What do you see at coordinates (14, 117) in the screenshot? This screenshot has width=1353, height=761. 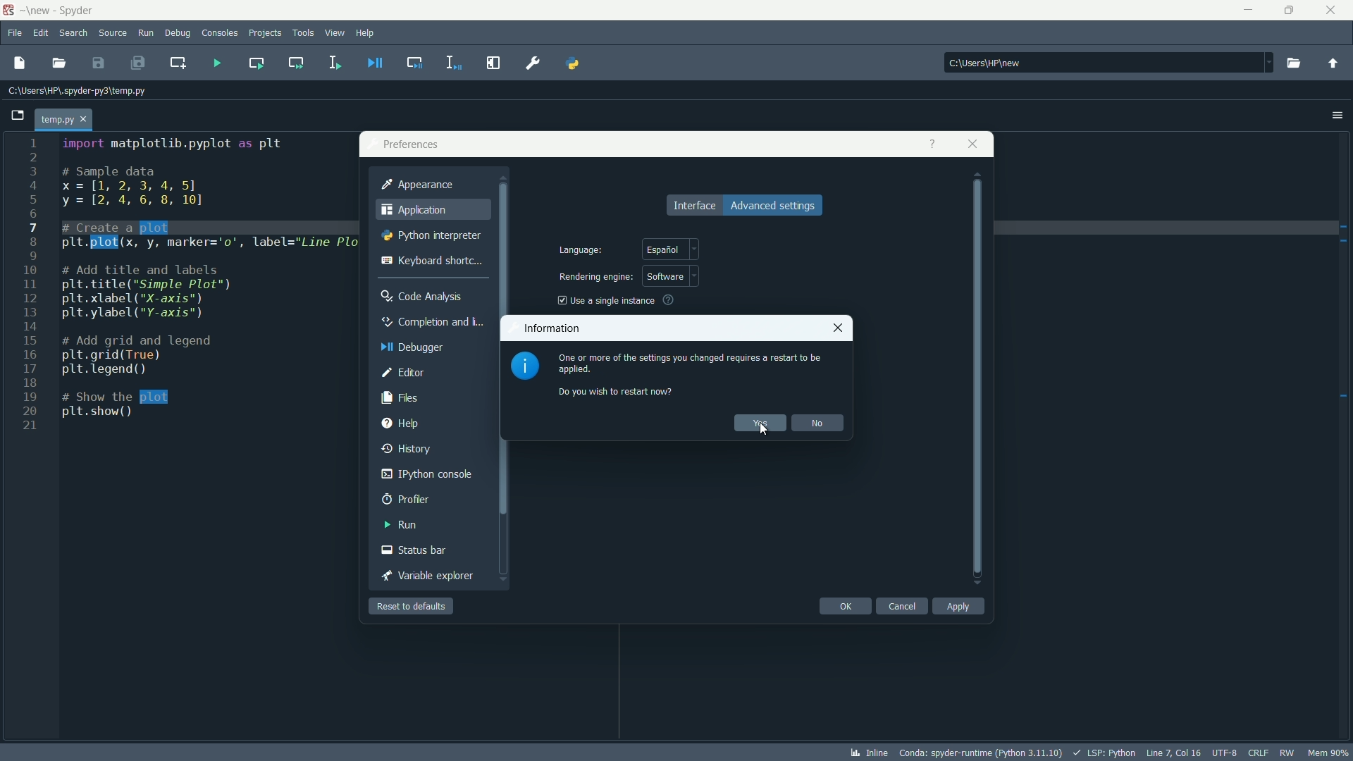 I see `browse tabs` at bounding box center [14, 117].